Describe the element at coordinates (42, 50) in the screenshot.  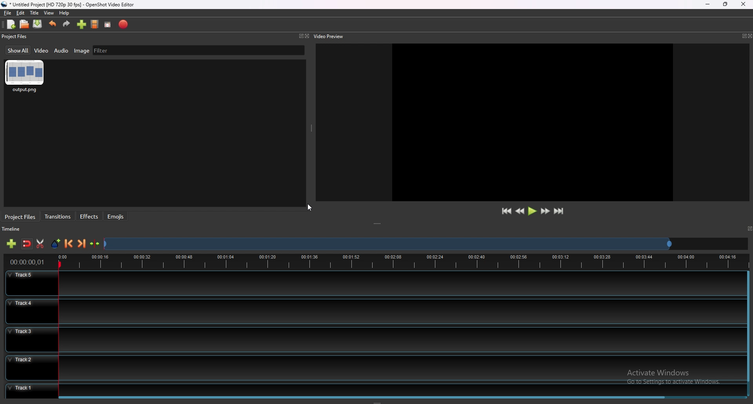
I see `video` at that location.